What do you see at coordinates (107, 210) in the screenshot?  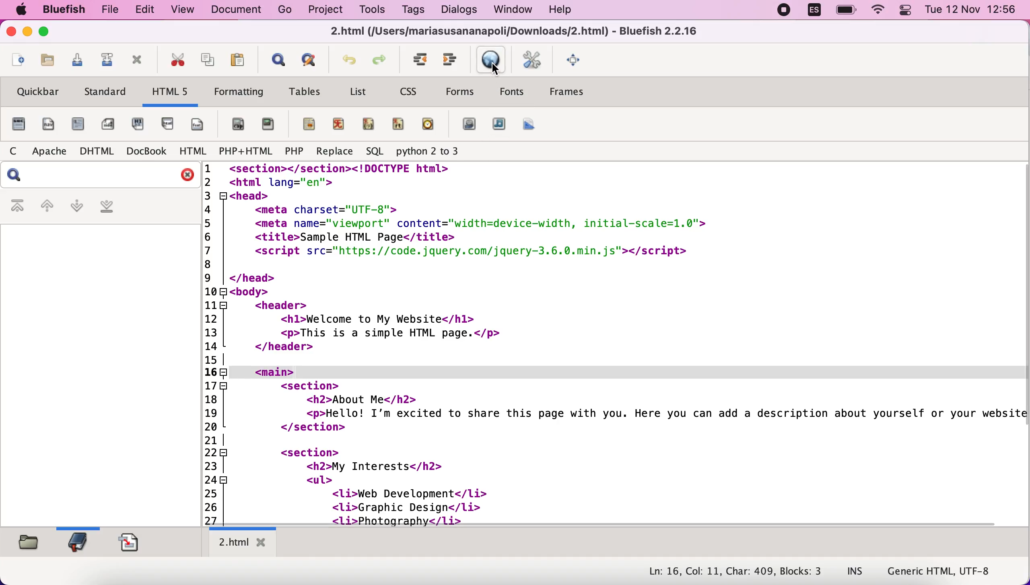 I see `last bookmark` at bounding box center [107, 210].